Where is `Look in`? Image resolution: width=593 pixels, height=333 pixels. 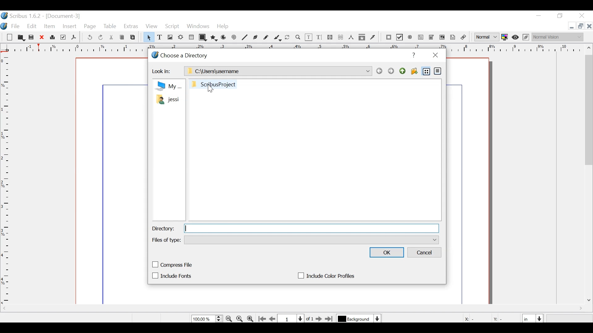
Look in is located at coordinates (161, 71).